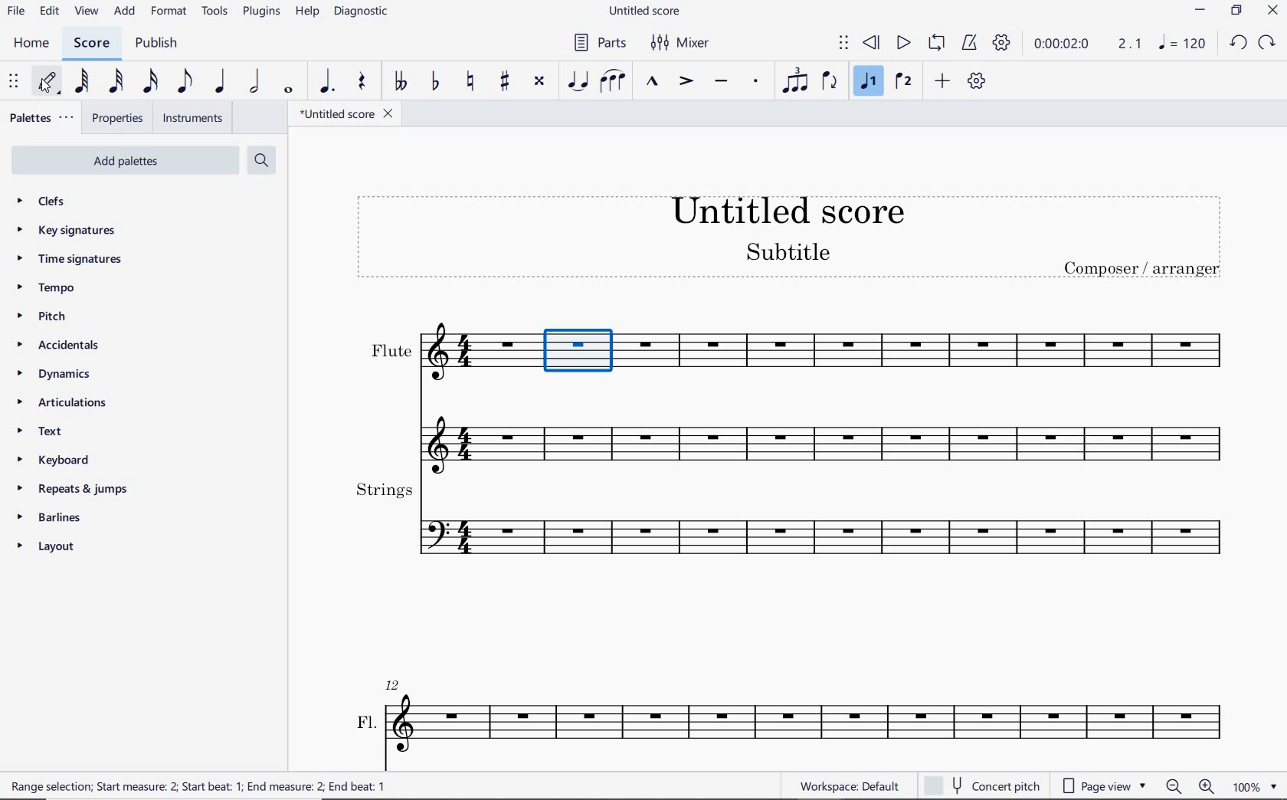 The height and width of the screenshot is (800, 1287). Describe the element at coordinates (578, 80) in the screenshot. I see `tie` at that location.